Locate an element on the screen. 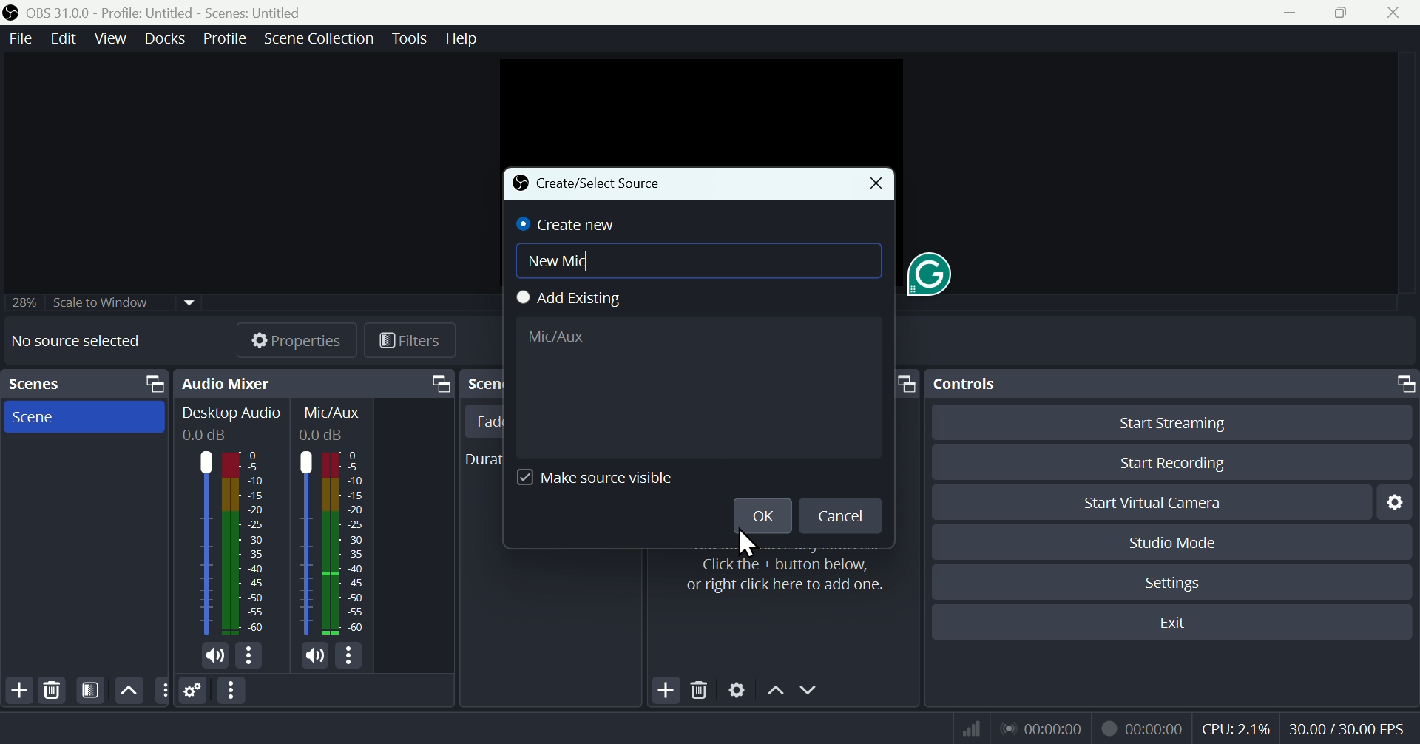 Image resolution: width=1420 pixels, height=744 pixels. help is located at coordinates (461, 38).